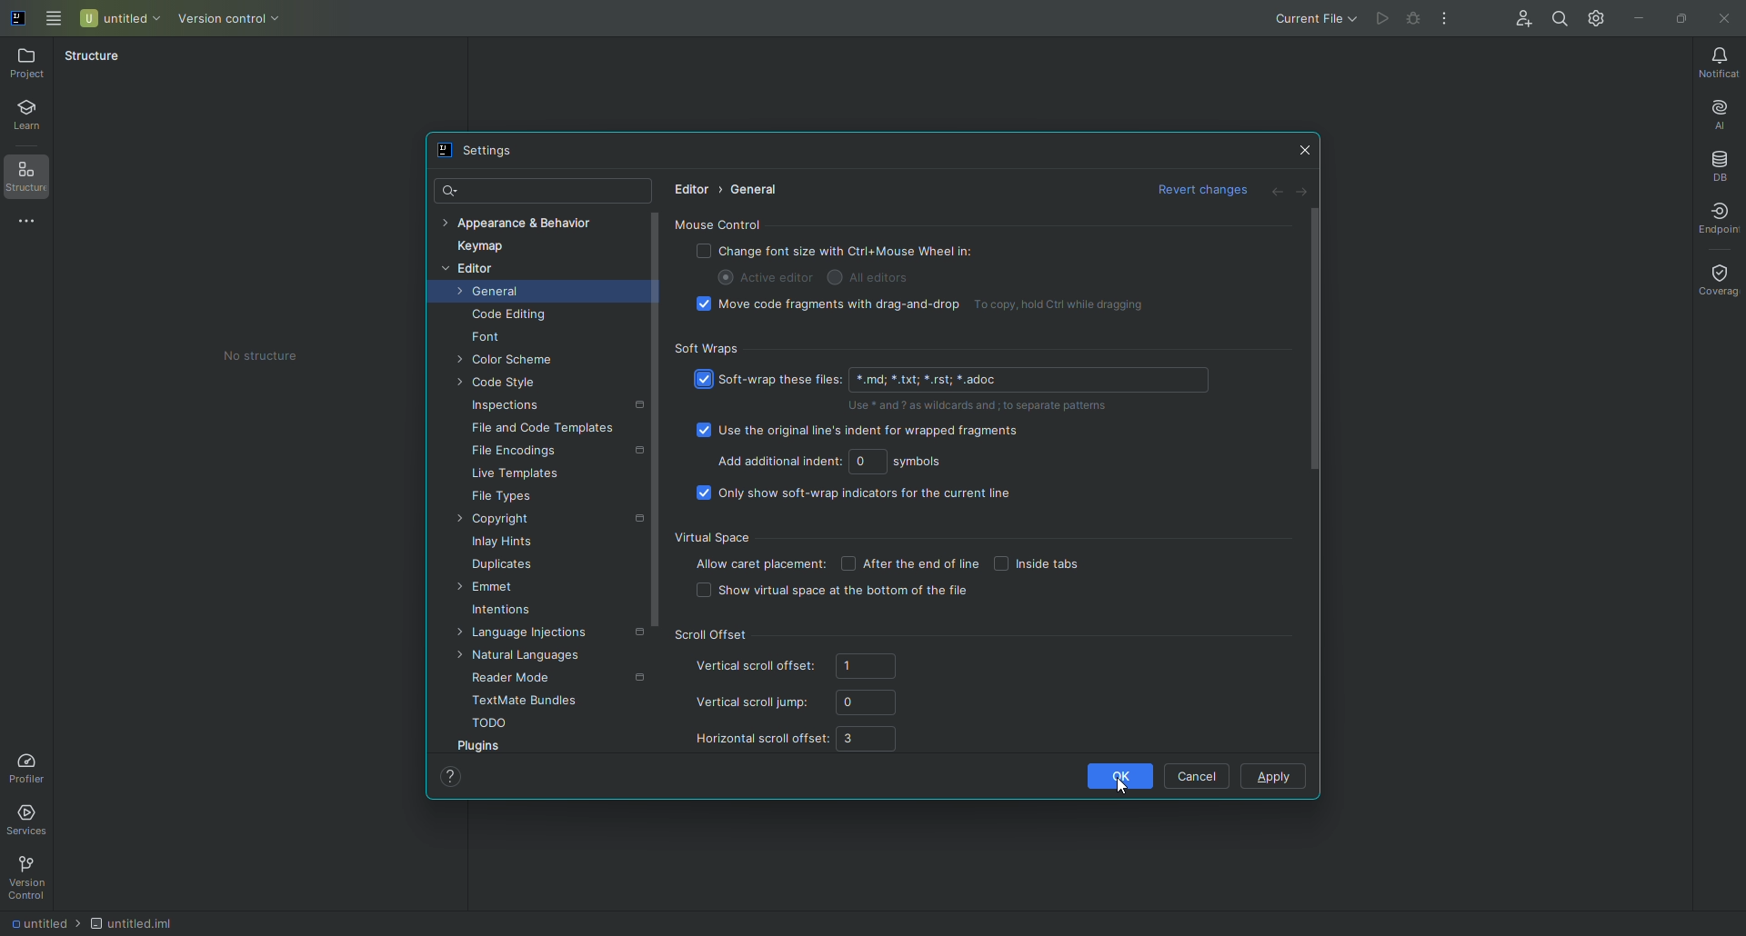  What do you see at coordinates (716, 535) in the screenshot?
I see `Virtual Space` at bounding box center [716, 535].